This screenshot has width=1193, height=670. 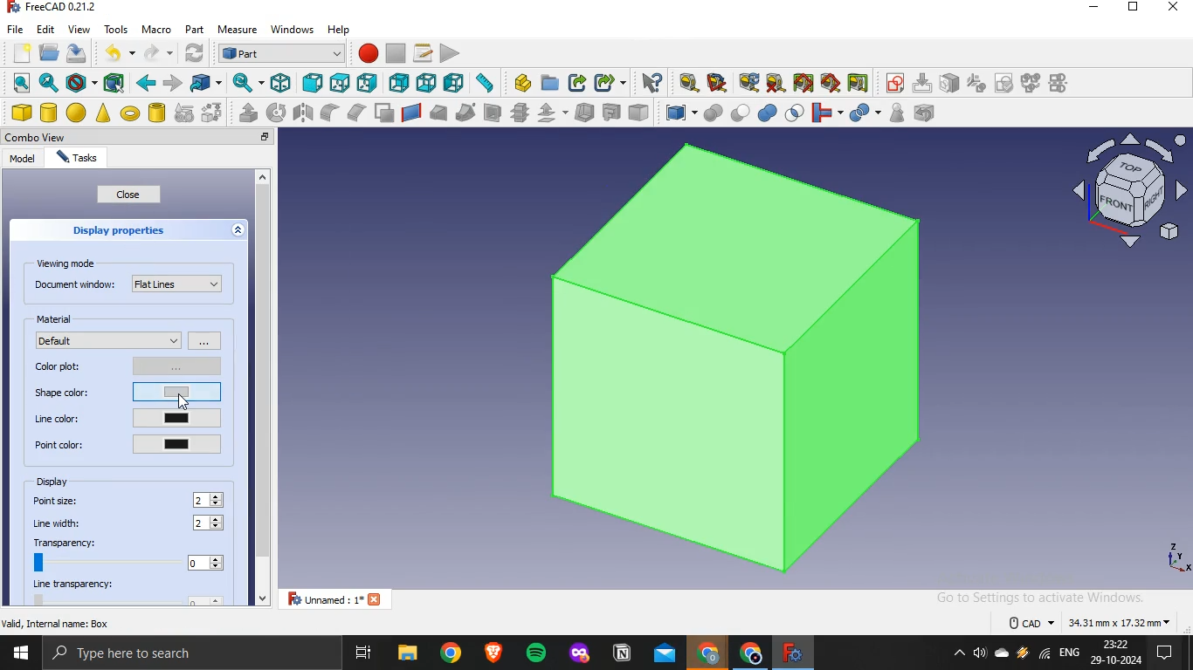 I want to click on default, so click(x=109, y=339).